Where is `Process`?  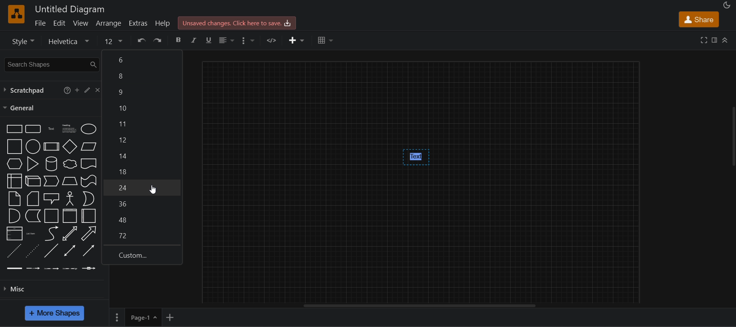 Process is located at coordinates (51, 147).